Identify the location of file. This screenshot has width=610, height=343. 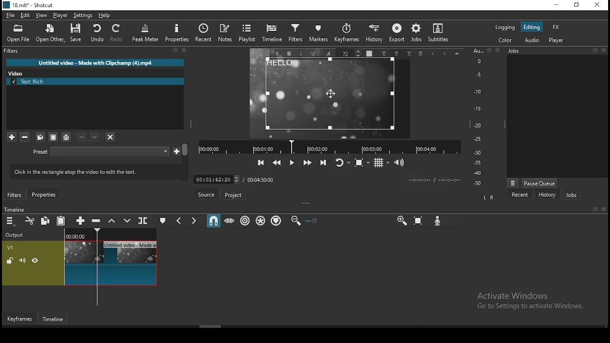
(10, 16).